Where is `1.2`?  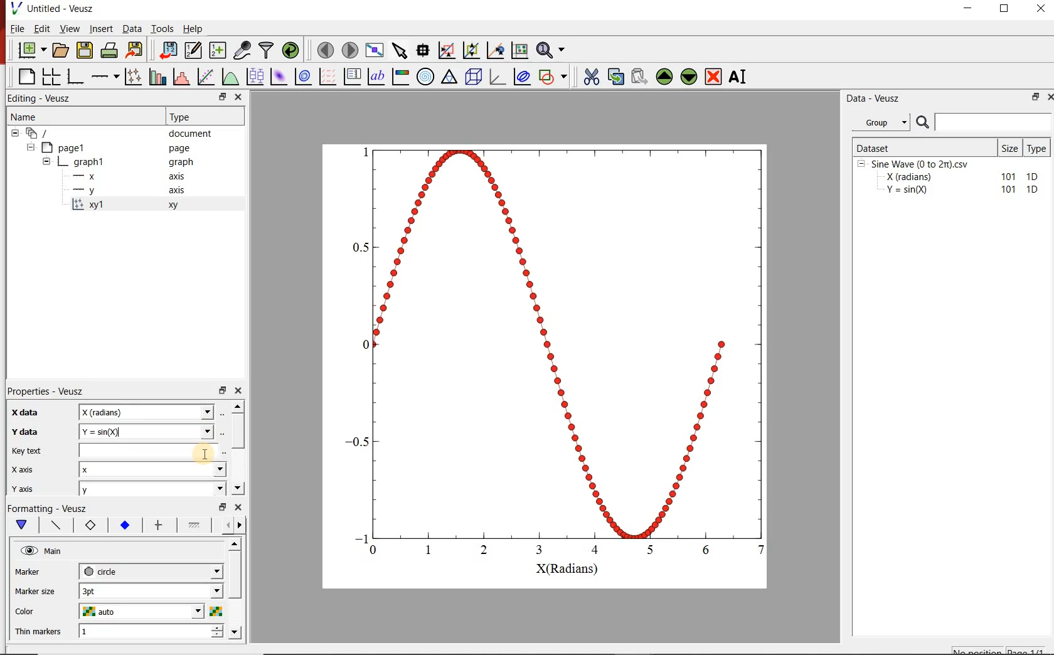 1.2 is located at coordinates (123, 526).